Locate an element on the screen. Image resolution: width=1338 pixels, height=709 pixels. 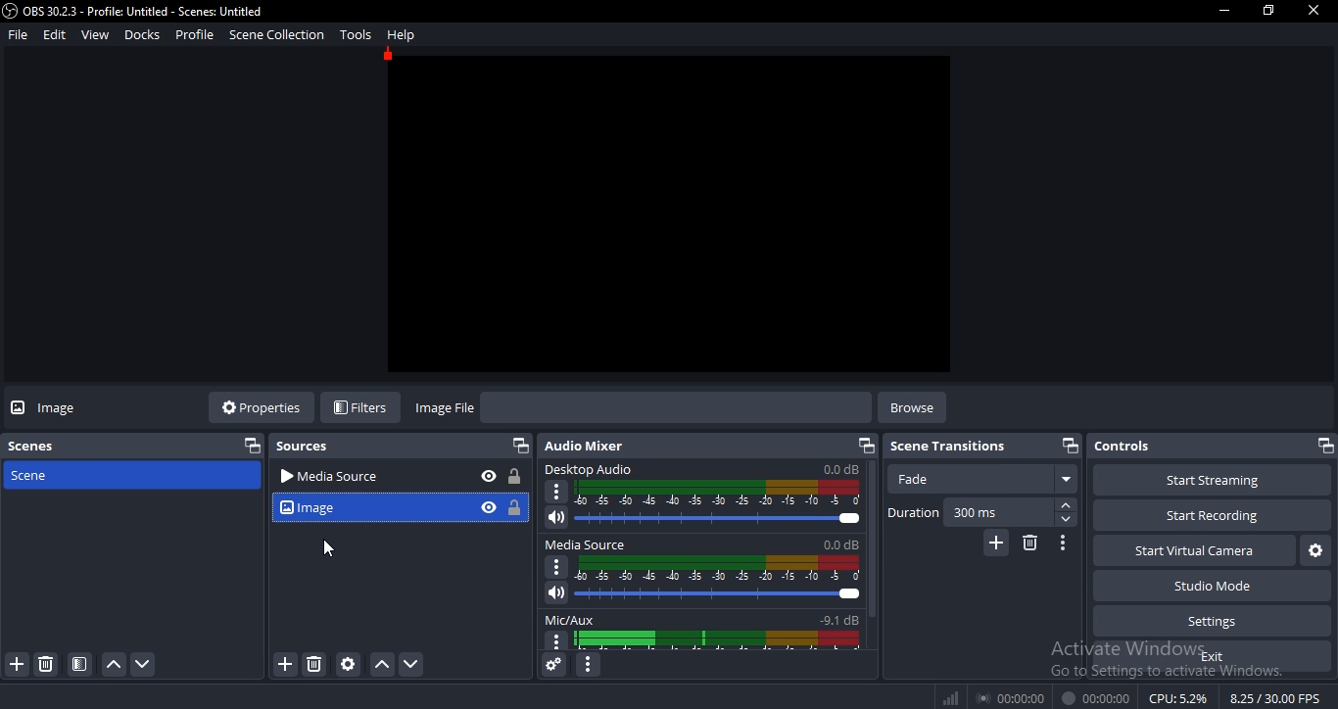
configure source settings is located at coordinates (347, 664).